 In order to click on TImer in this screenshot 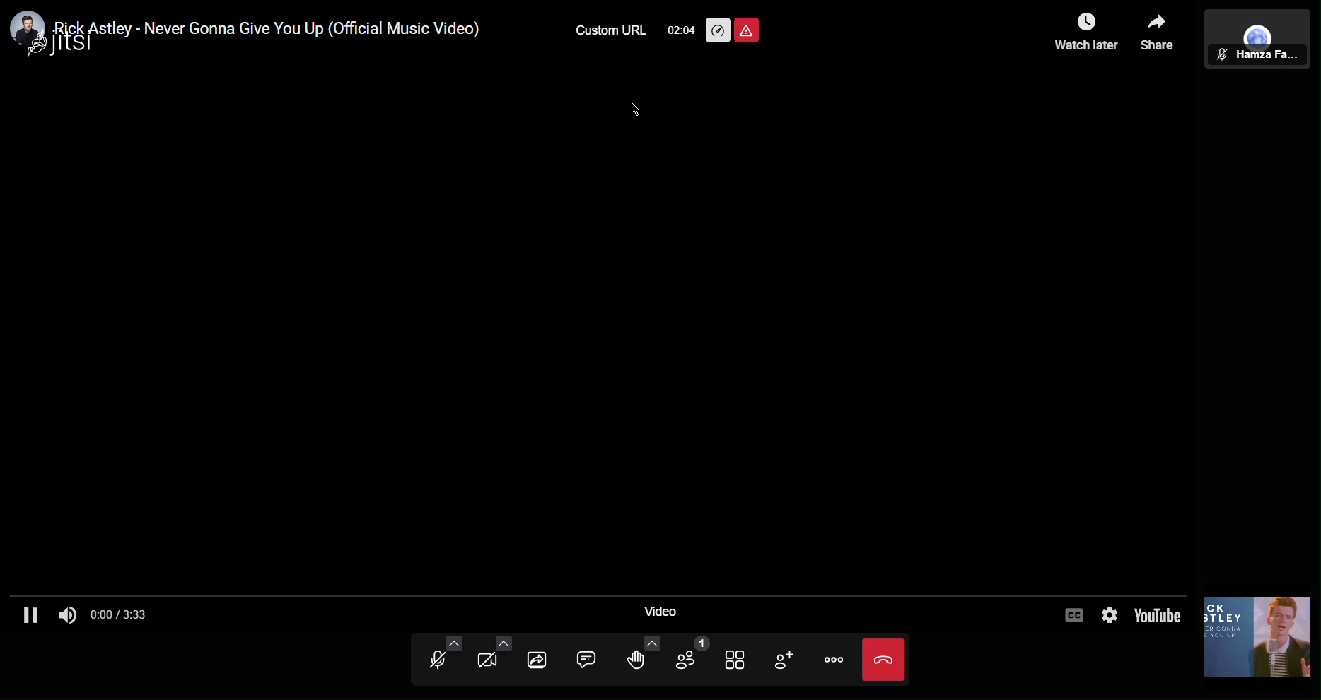, I will do `click(679, 30)`.